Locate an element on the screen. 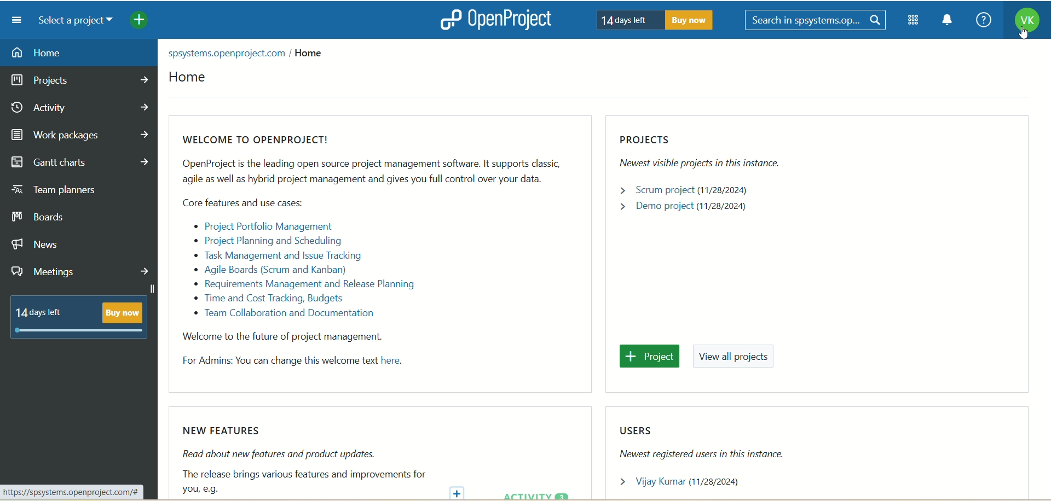  add is located at coordinates (460, 492).